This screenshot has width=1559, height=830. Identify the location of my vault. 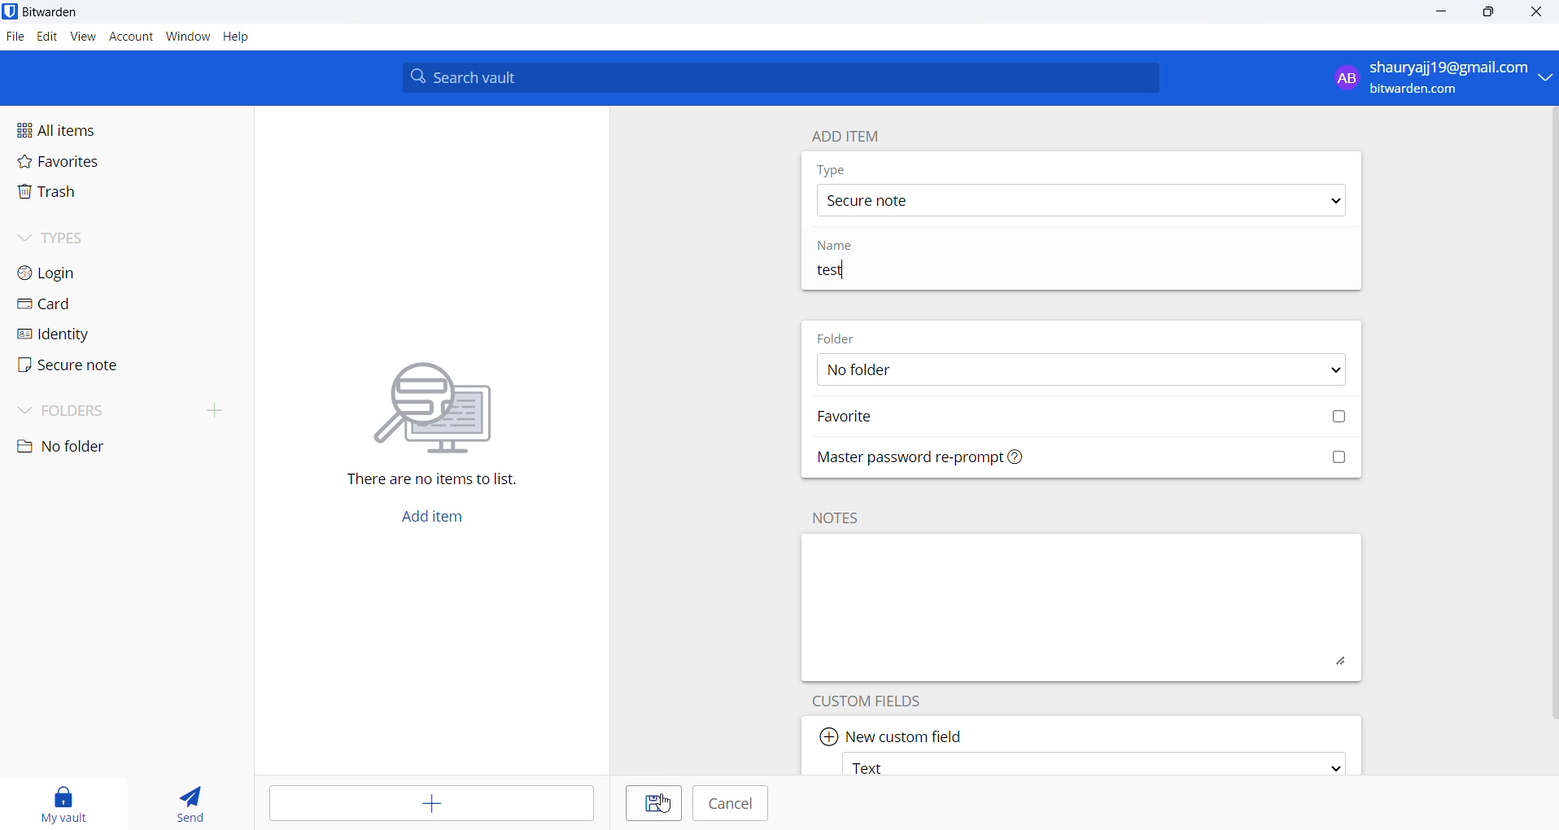
(70, 801).